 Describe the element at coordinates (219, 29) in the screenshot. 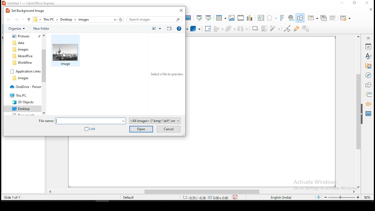

I see `align objects` at that location.